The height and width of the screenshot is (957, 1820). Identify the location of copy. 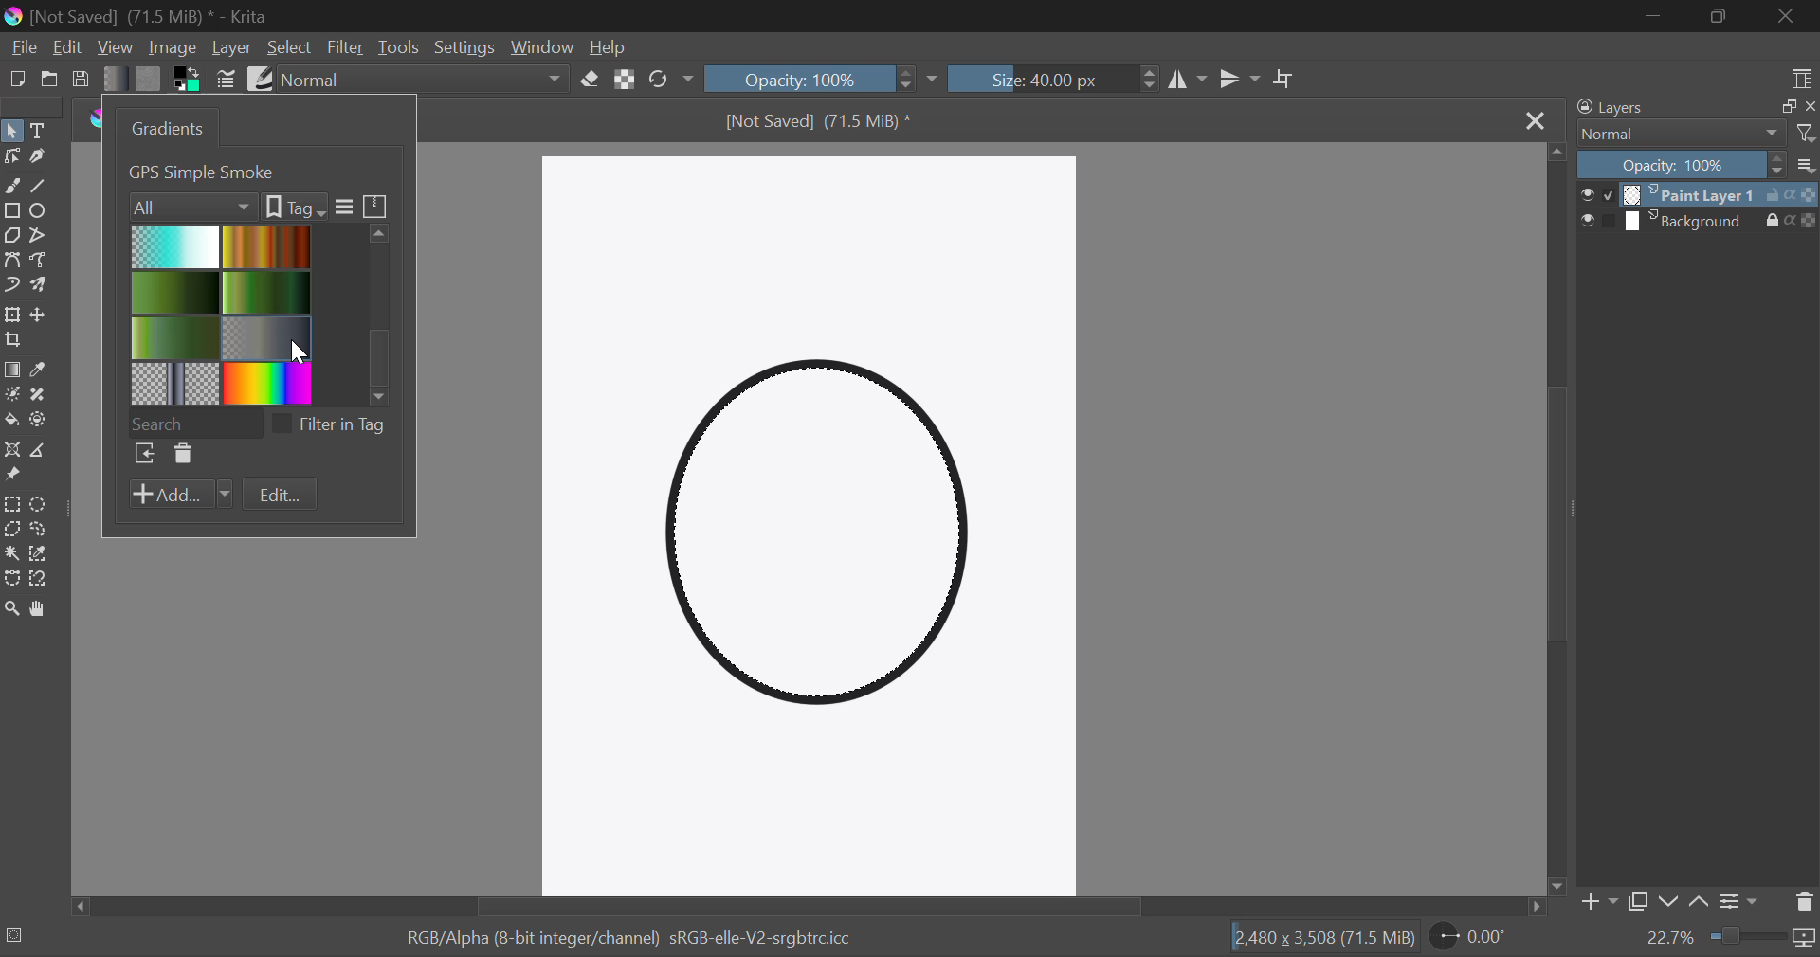
(1788, 105).